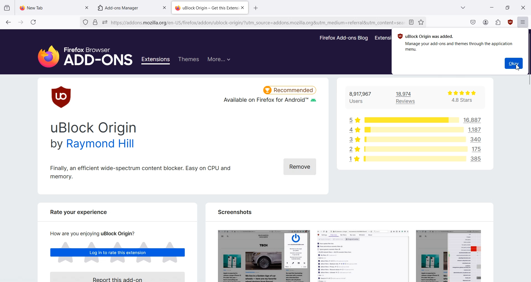 Image resolution: width=531 pixels, height=282 pixels. What do you see at coordinates (290, 89) in the screenshot?
I see `Recommended` at bounding box center [290, 89].